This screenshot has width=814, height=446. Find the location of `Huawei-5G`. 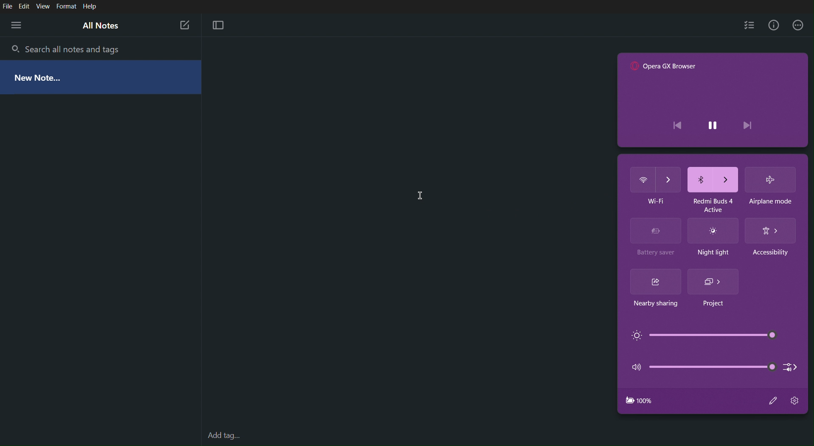

Huawei-5G is located at coordinates (651, 202).